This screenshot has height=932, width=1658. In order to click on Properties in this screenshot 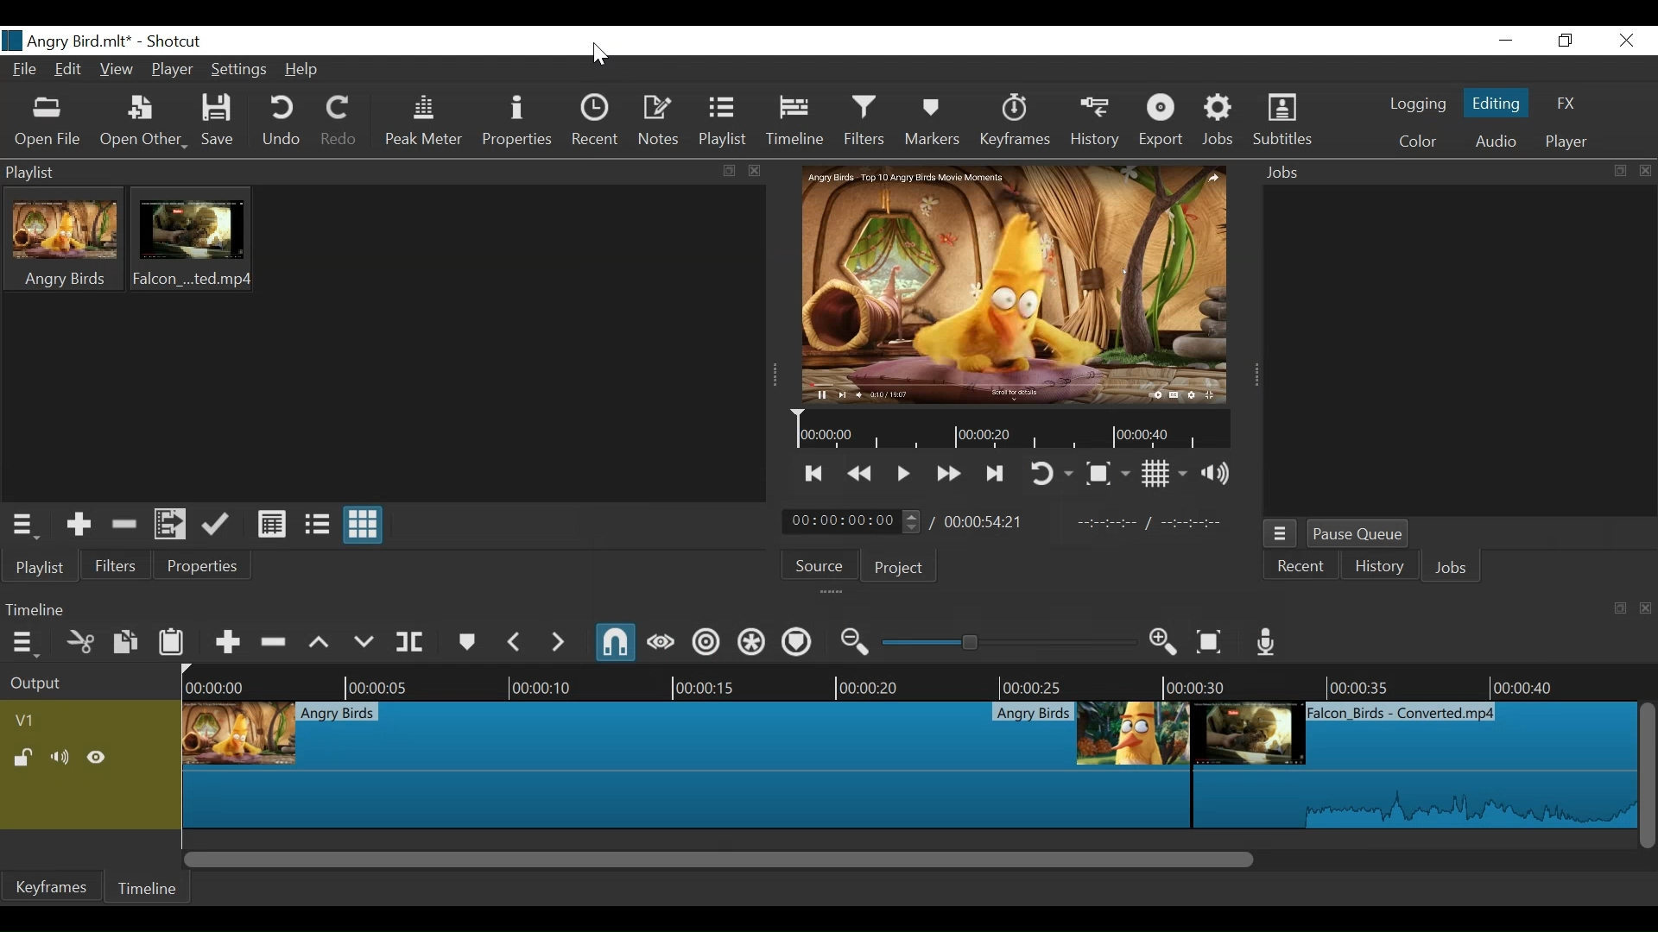, I will do `click(200, 566)`.